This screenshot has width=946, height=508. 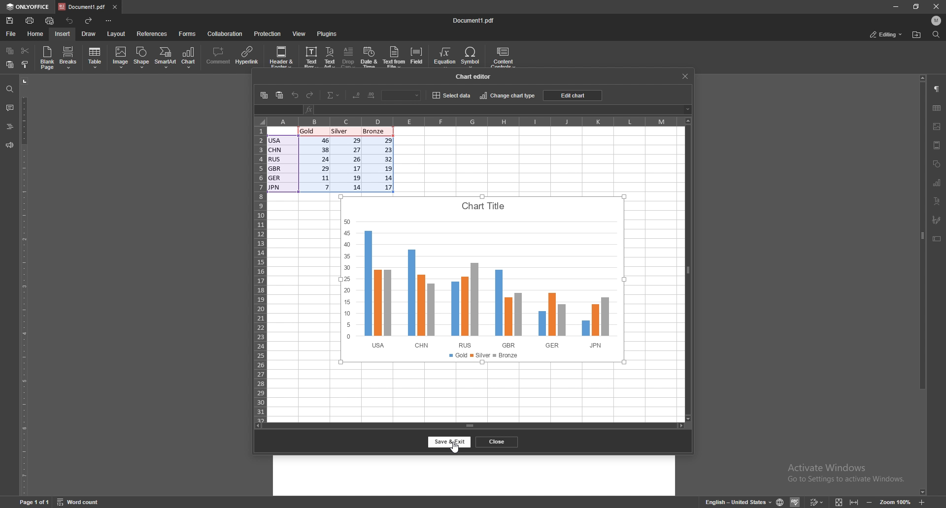 I want to click on resize, so click(x=917, y=6).